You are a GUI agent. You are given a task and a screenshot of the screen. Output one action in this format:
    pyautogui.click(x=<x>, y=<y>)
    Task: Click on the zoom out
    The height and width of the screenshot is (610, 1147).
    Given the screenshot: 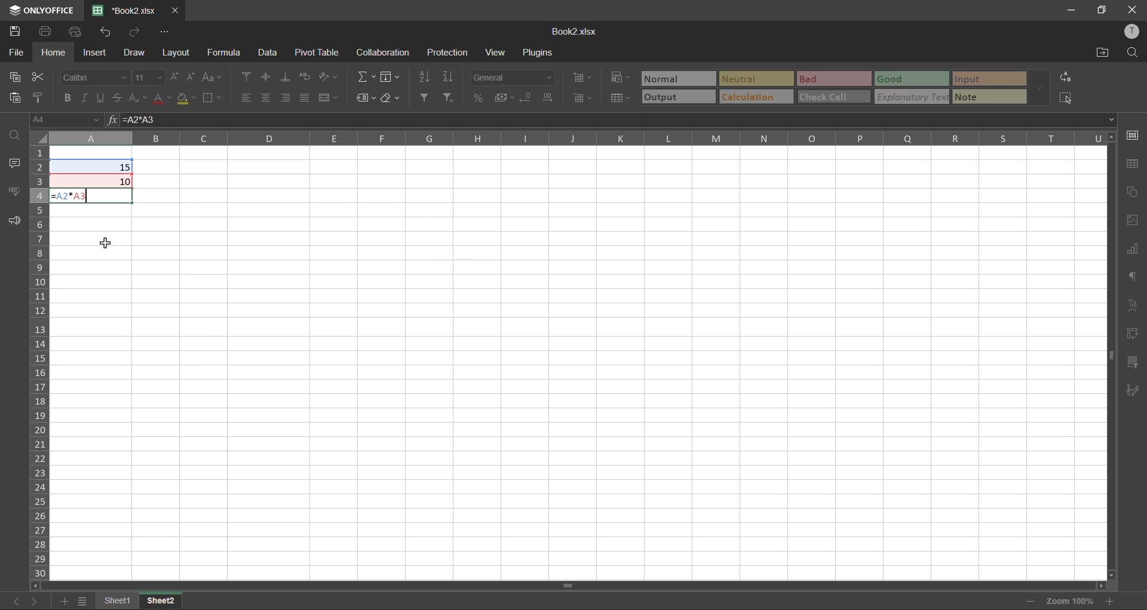 What is the action you would take?
    pyautogui.click(x=1030, y=600)
    